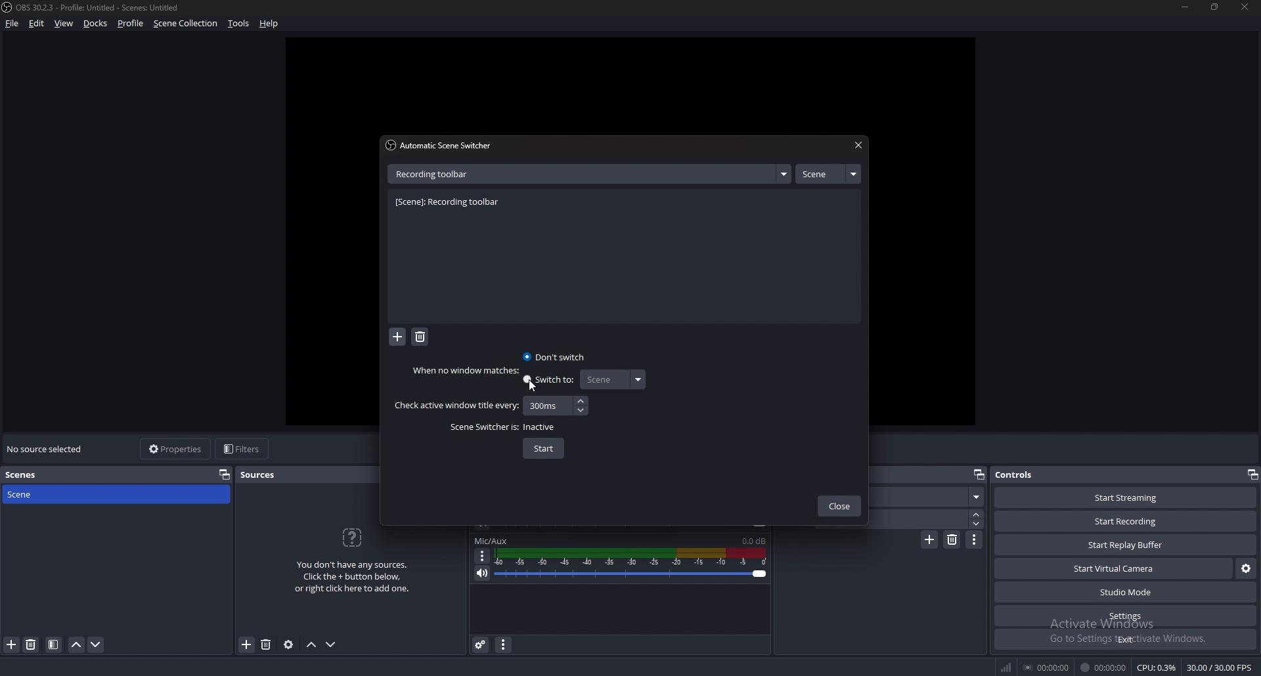 Image resolution: width=1261 pixels, height=676 pixels. What do you see at coordinates (94, 7) in the screenshot?
I see `title` at bounding box center [94, 7].